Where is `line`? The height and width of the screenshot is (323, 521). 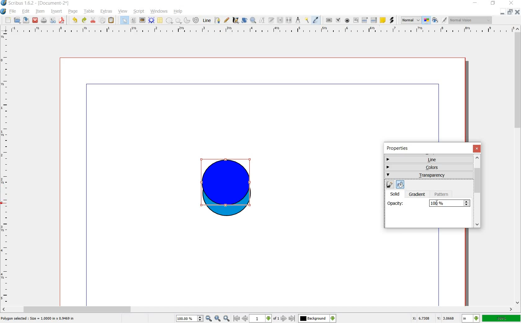
line is located at coordinates (428, 159).